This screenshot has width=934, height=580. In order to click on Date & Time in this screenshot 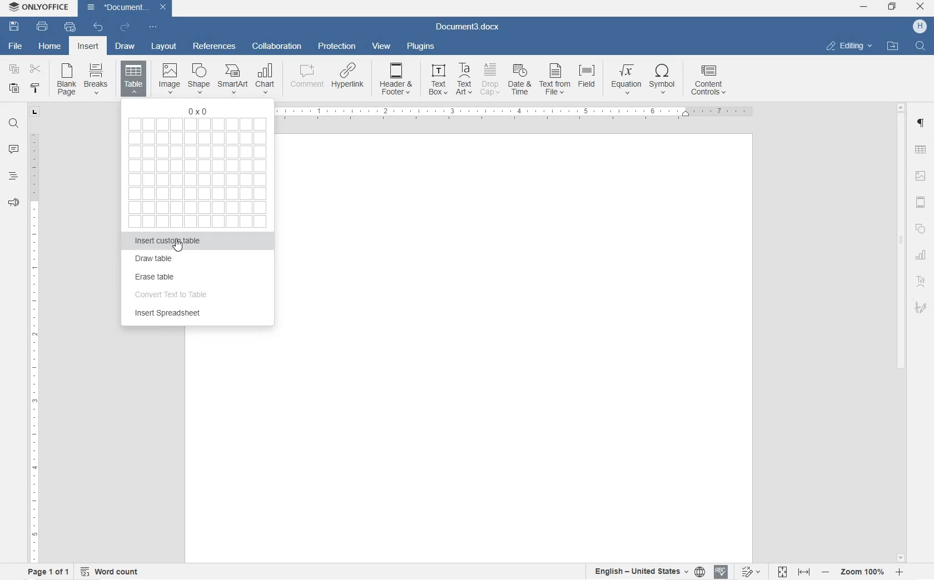, I will do `click(521, 81)`.